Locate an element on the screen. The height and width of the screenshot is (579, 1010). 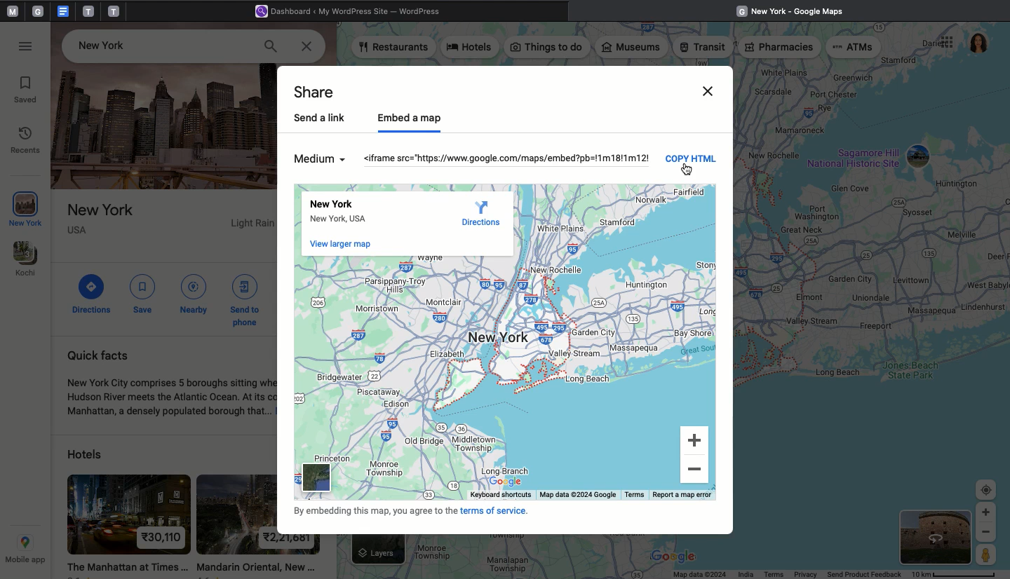
Hotels is located at coordinates (472, 49).